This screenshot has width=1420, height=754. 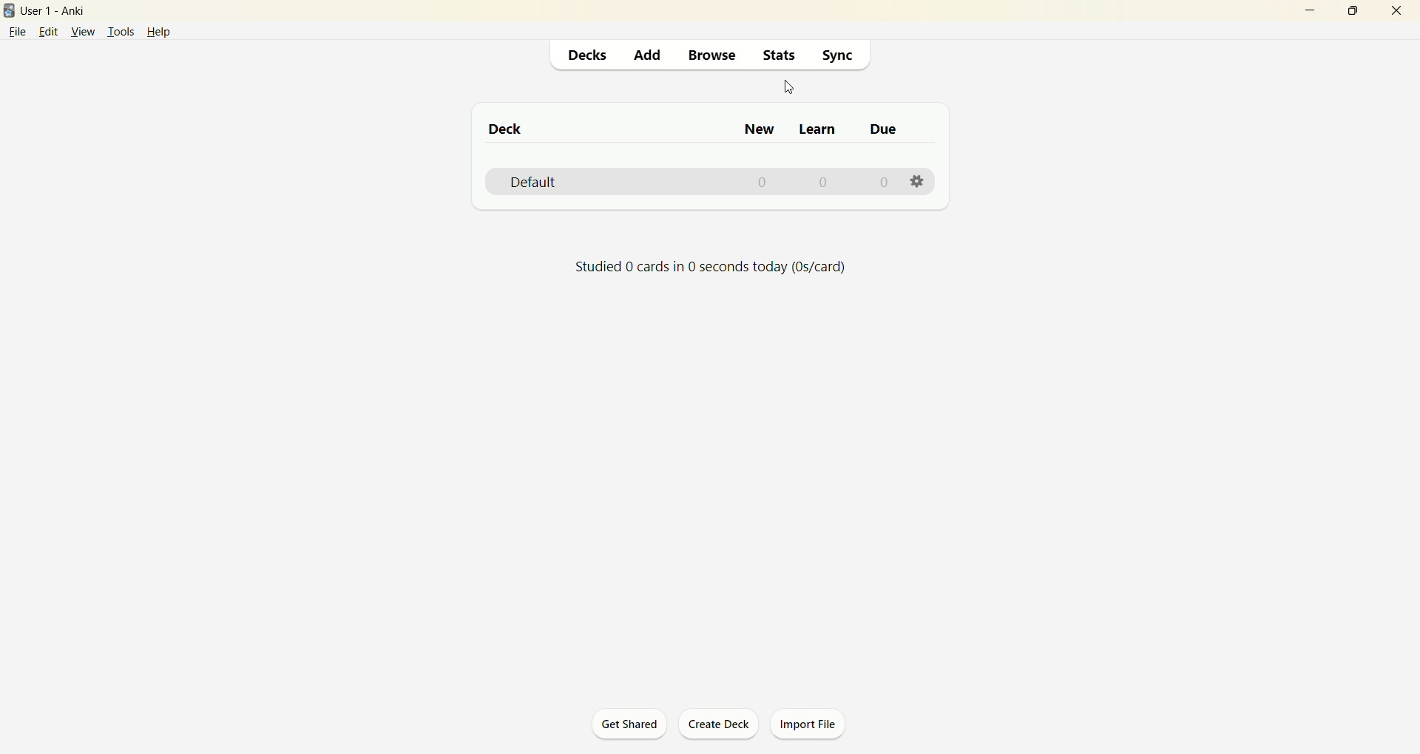 What do you see at coordinates (788, 88) in the screenshot?
I see `cursor` at bounding box center [788, 88].